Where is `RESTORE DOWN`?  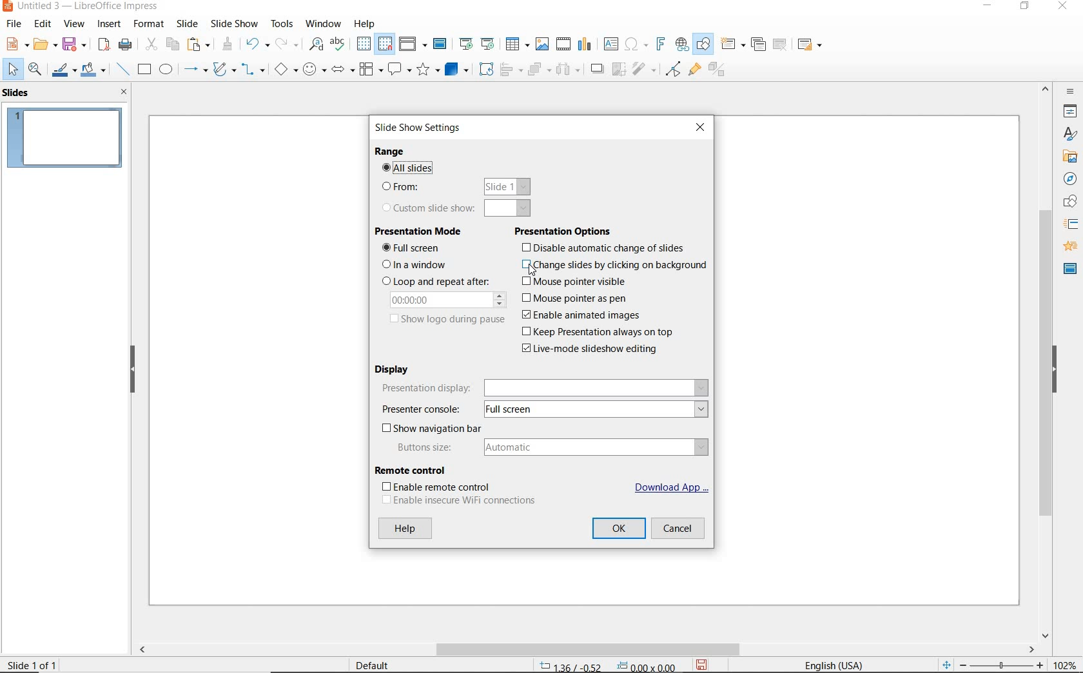 RESTORE DOWN is located at coordinates (1026, 6).